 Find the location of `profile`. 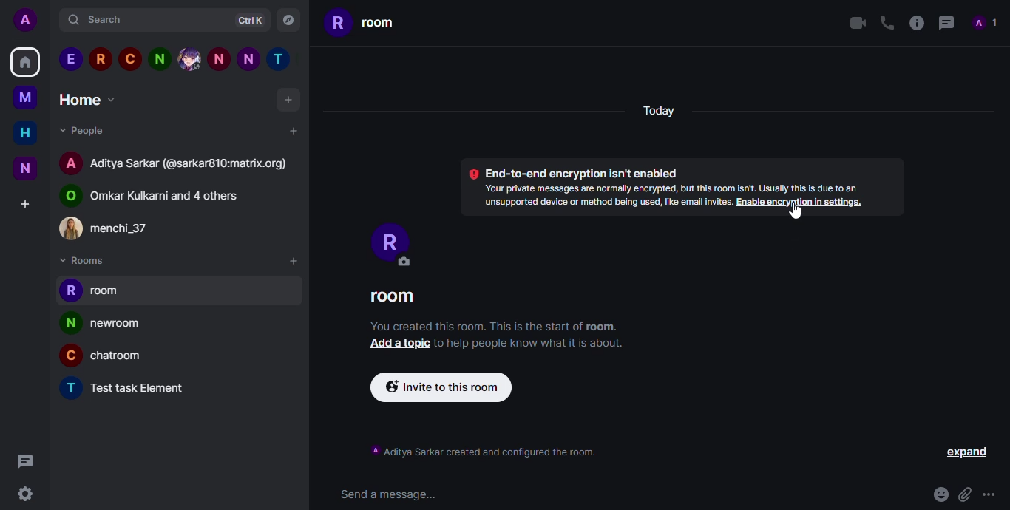

profile is located at coordinates (71, 162).